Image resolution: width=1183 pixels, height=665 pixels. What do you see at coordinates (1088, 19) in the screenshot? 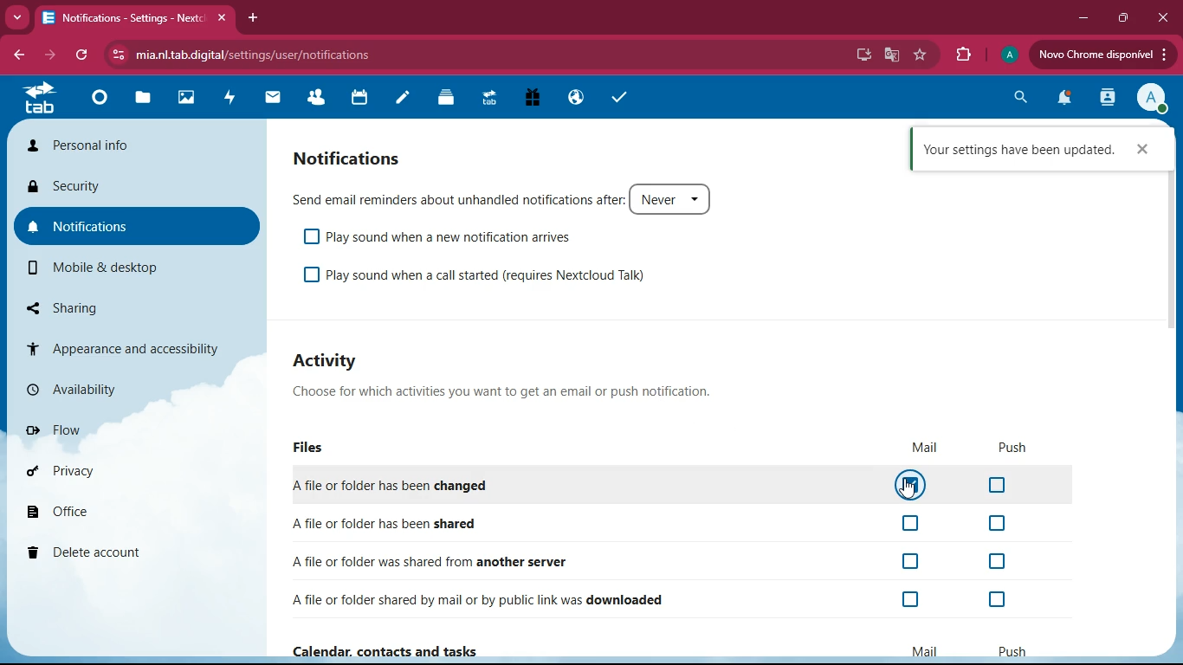
I see `minimize` at bounding box center [1088, 19].